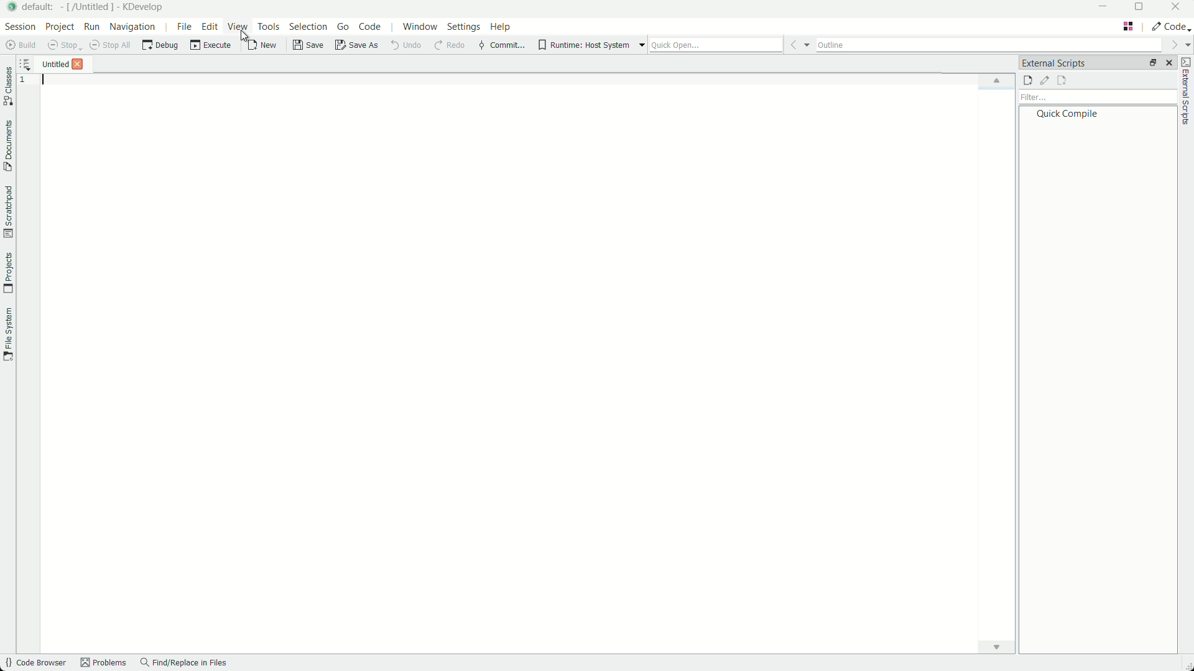 The image size is (1194, 671). Describe the element at coordinates (1127, 27) in the screenshot. I see `change layout` at that location.